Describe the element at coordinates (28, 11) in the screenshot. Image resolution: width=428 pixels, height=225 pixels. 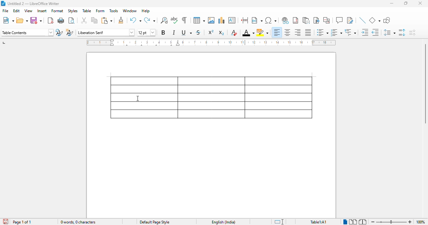
I see `view` at that location.